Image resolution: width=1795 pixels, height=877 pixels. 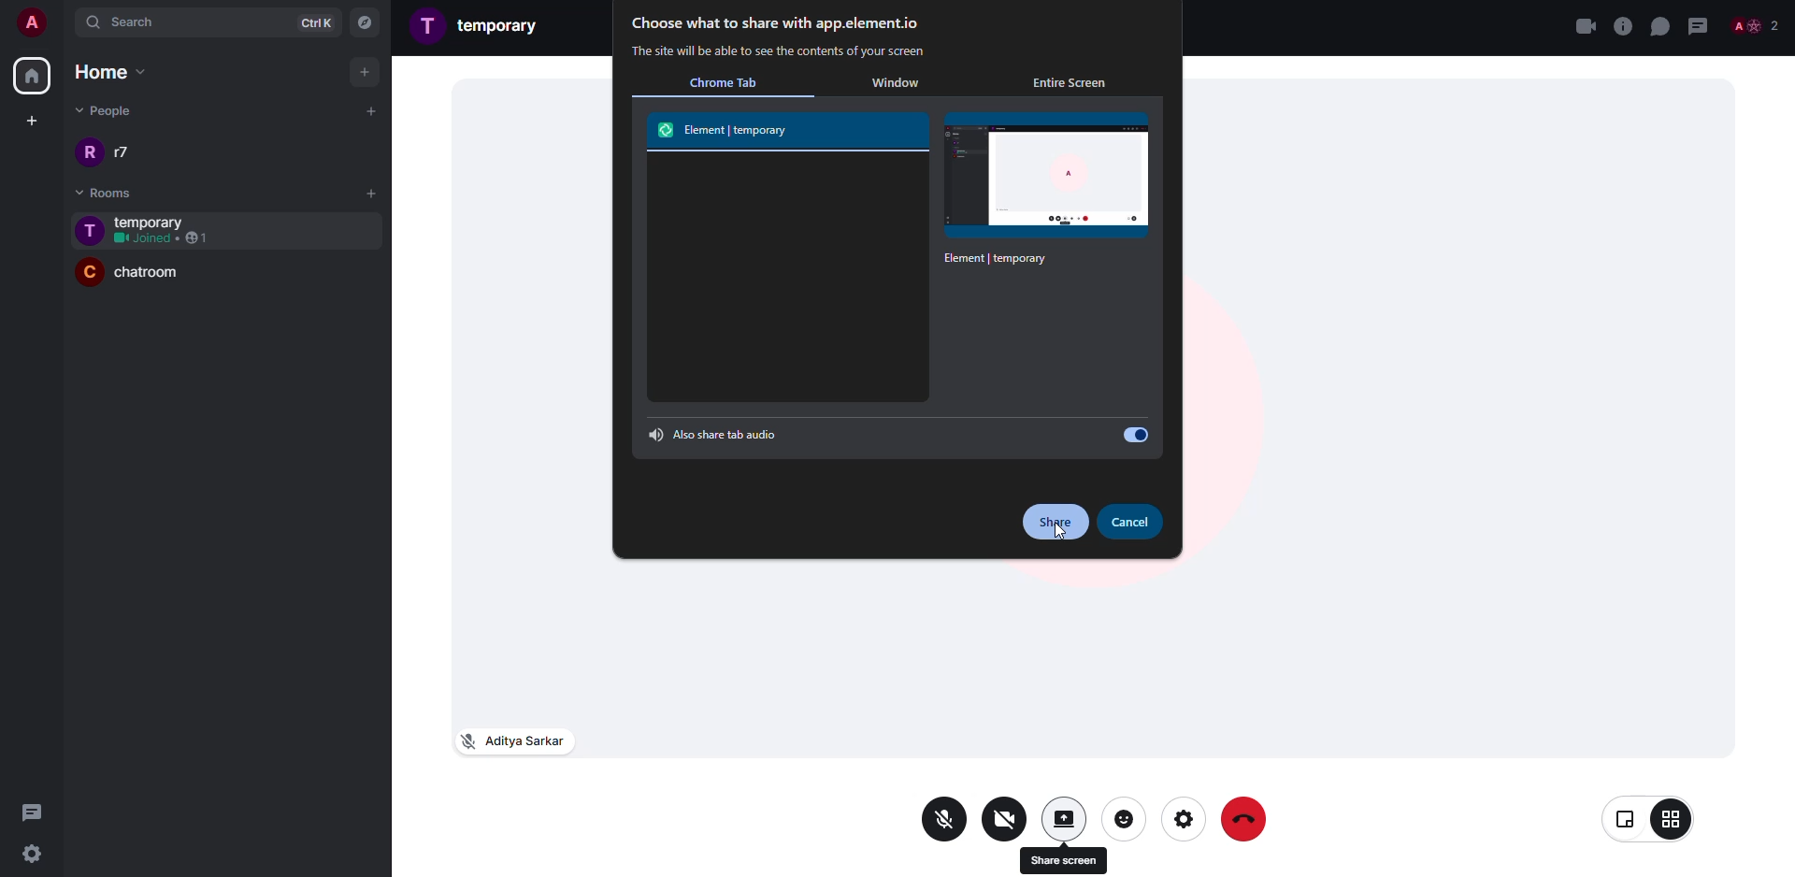 I want to click on profile, so click(x=87, y=272).